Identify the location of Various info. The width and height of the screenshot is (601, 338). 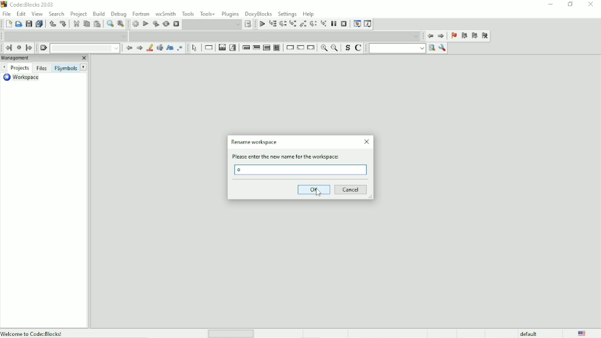
(368, 24).